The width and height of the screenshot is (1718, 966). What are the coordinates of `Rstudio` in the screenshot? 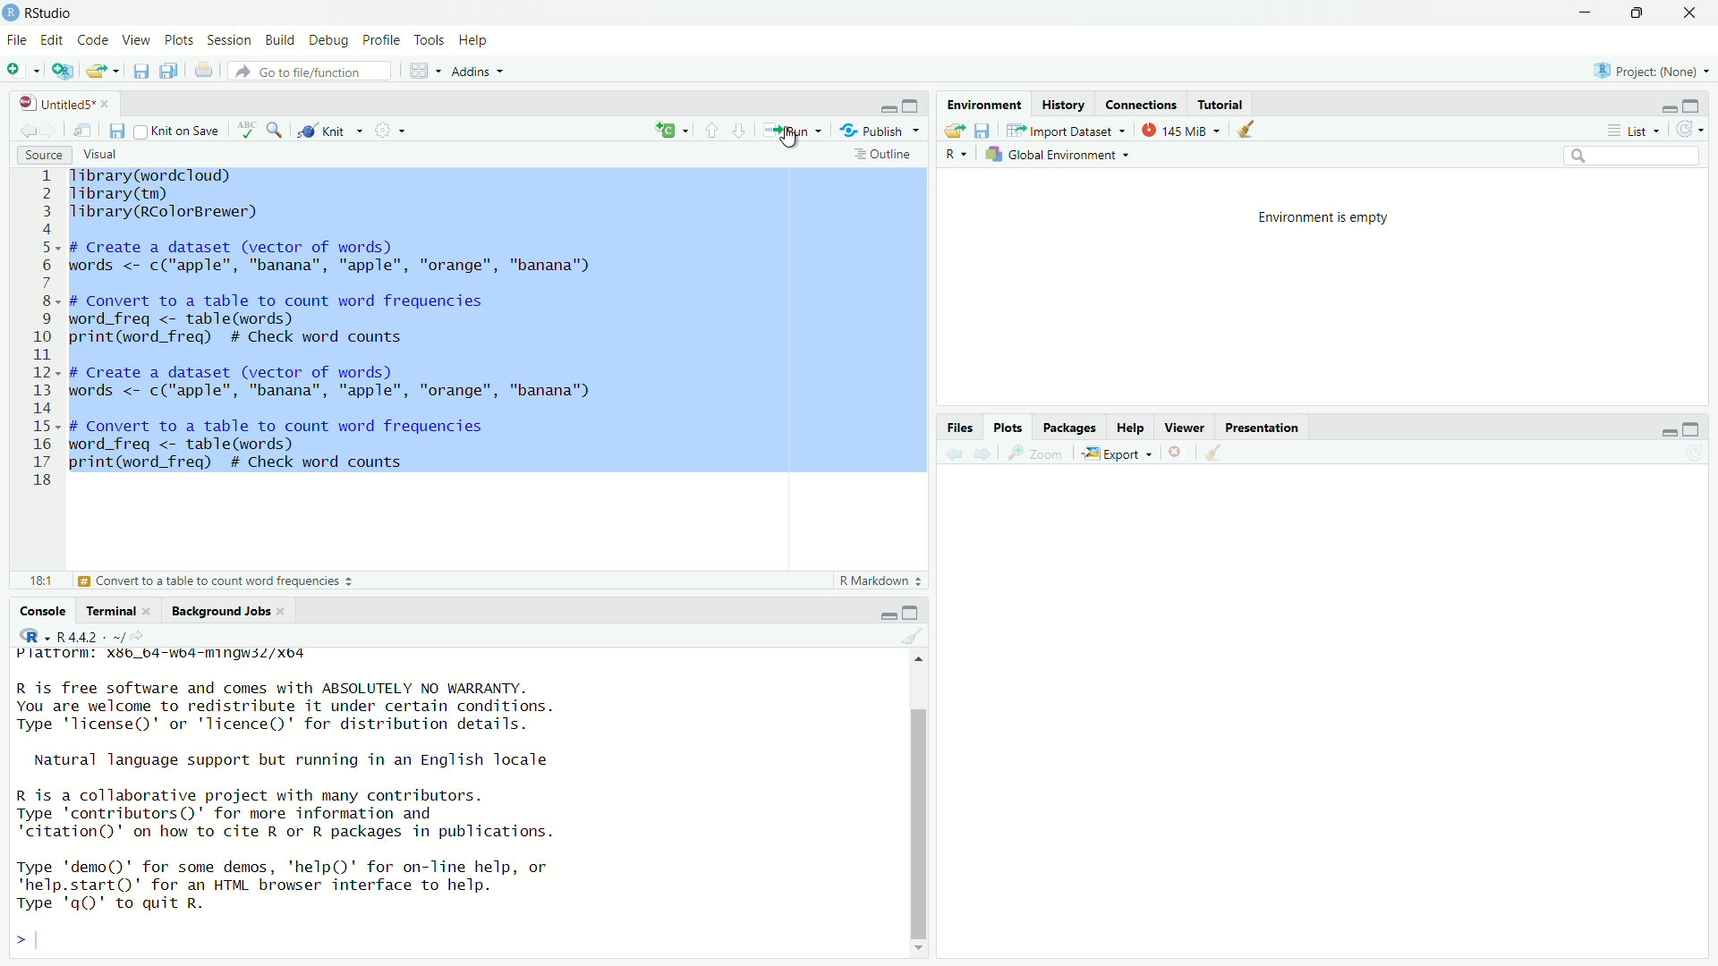 It's located at (41, 12).